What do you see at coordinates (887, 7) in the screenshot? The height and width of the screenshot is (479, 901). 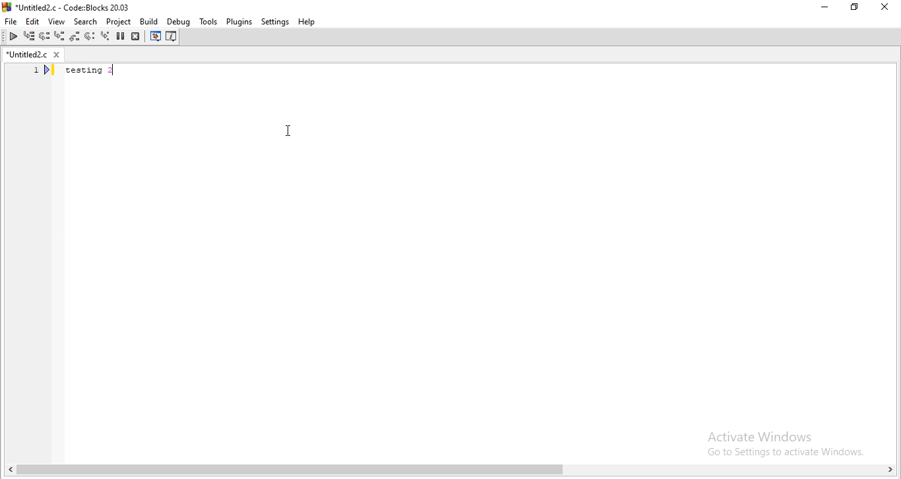 I see `close` at bounding box center [887, 7].